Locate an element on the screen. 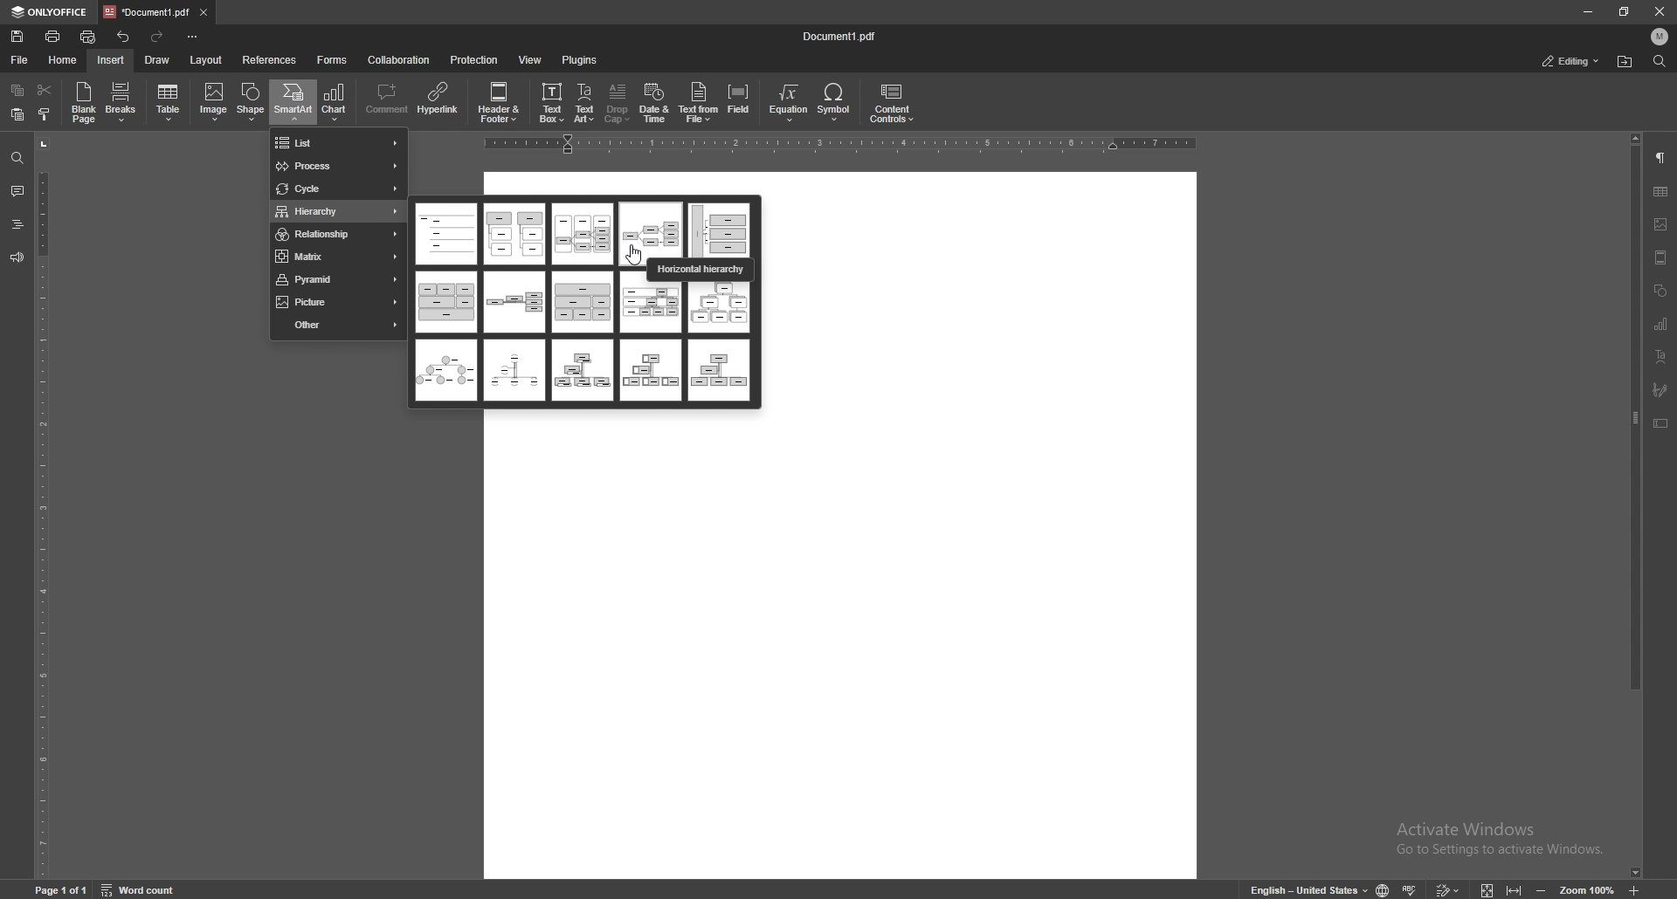 This screenshot has height=899, width=1677. cycle is located at coordinates (338, 189).